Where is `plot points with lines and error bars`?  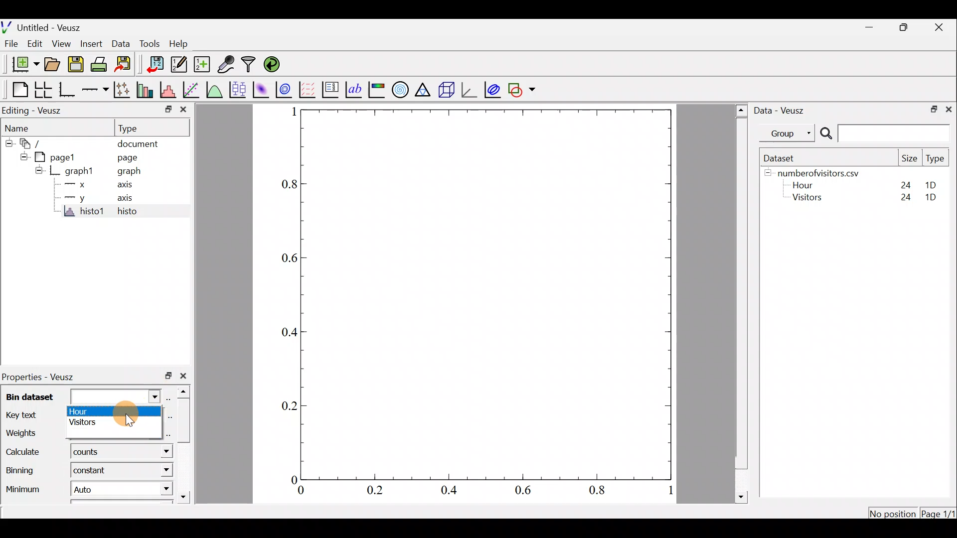 plot points with lines and error bars is located at coordinates (123, 90).